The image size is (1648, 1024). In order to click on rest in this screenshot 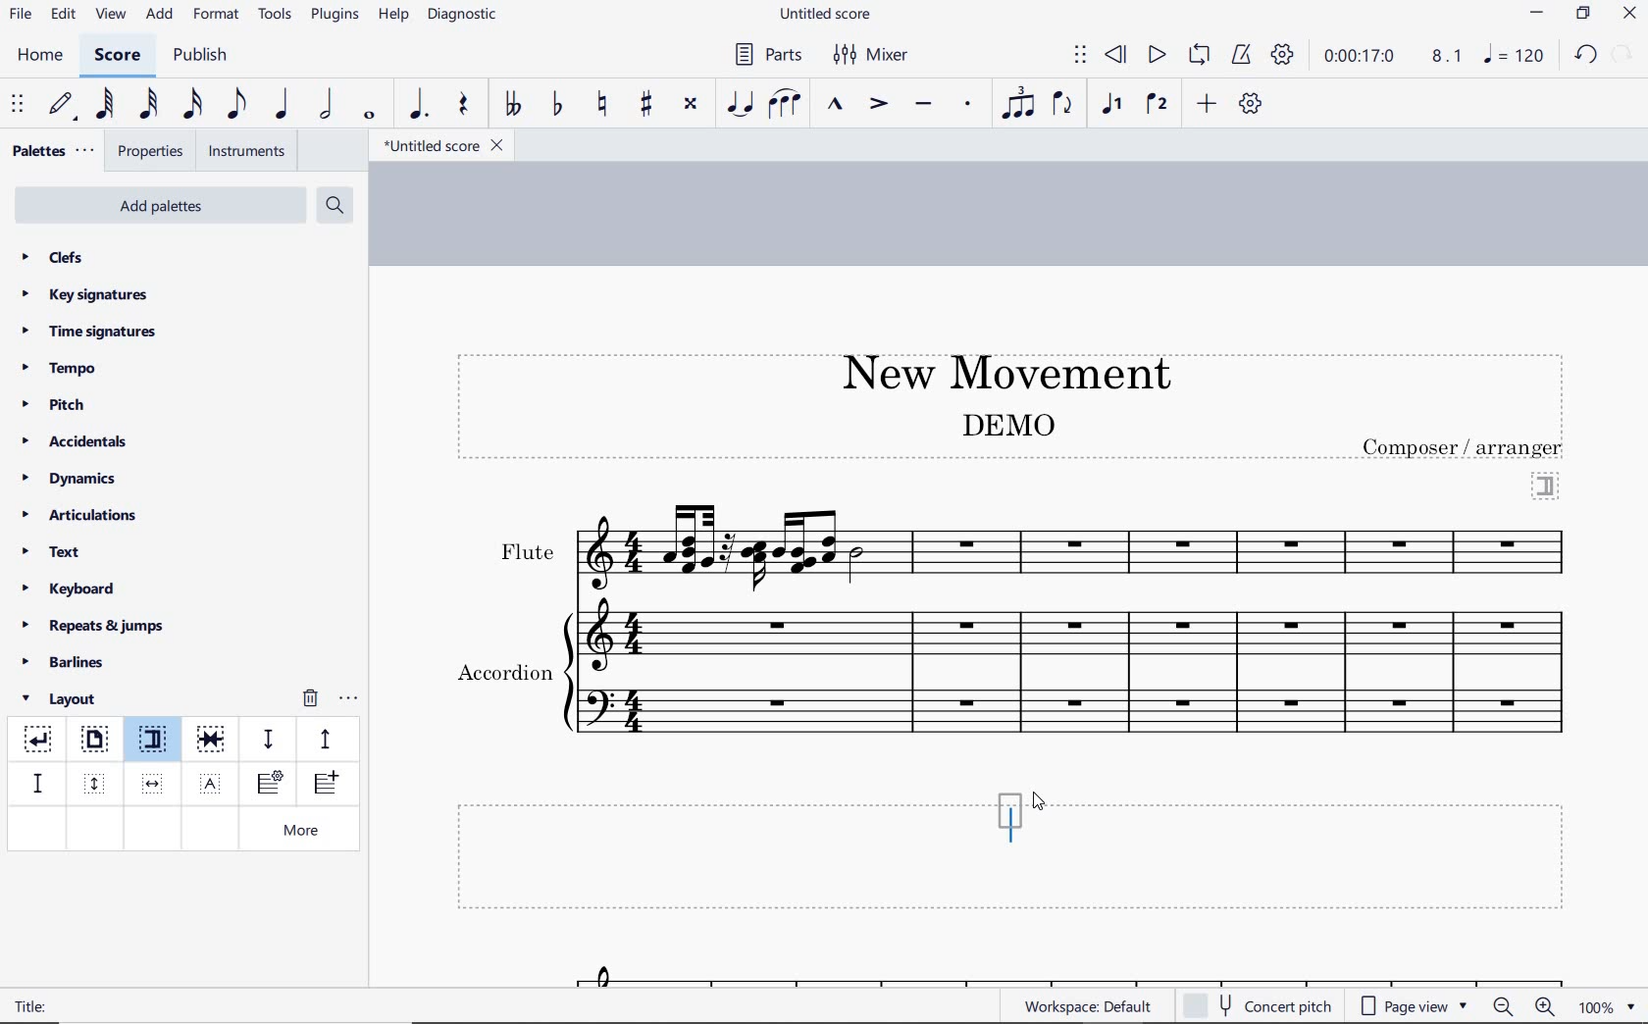, I will do `click(464, 106)`.